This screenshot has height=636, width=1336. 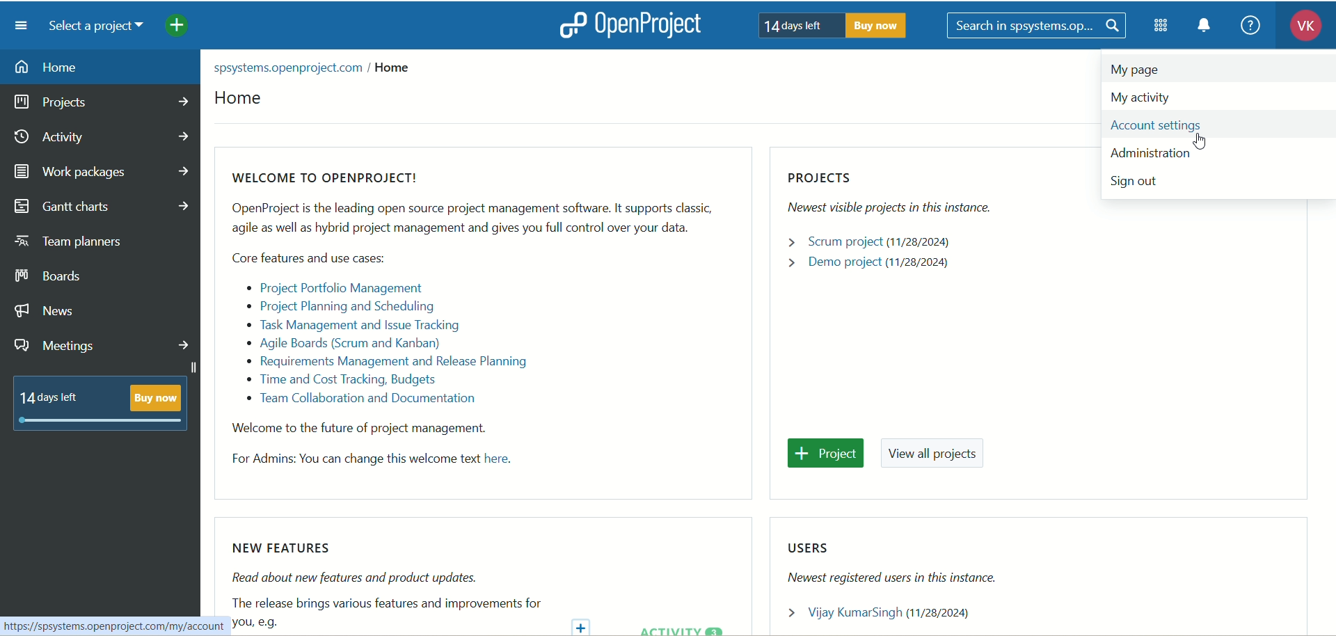 I want to click on text, so click(x=101, y=404).